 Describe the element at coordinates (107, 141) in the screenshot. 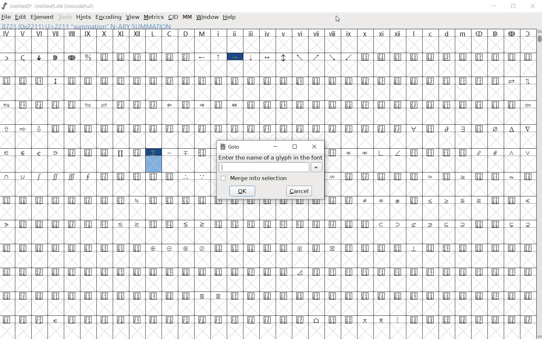

I see `empty cells` at that location.